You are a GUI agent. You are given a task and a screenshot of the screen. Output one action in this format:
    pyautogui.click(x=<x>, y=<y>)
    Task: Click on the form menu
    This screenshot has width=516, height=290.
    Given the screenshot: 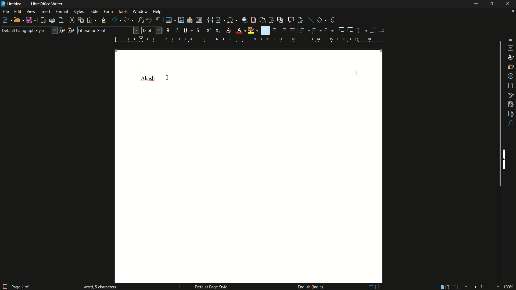 What is the action you would take?
    pyautogui.click(x=108, y=11)
    